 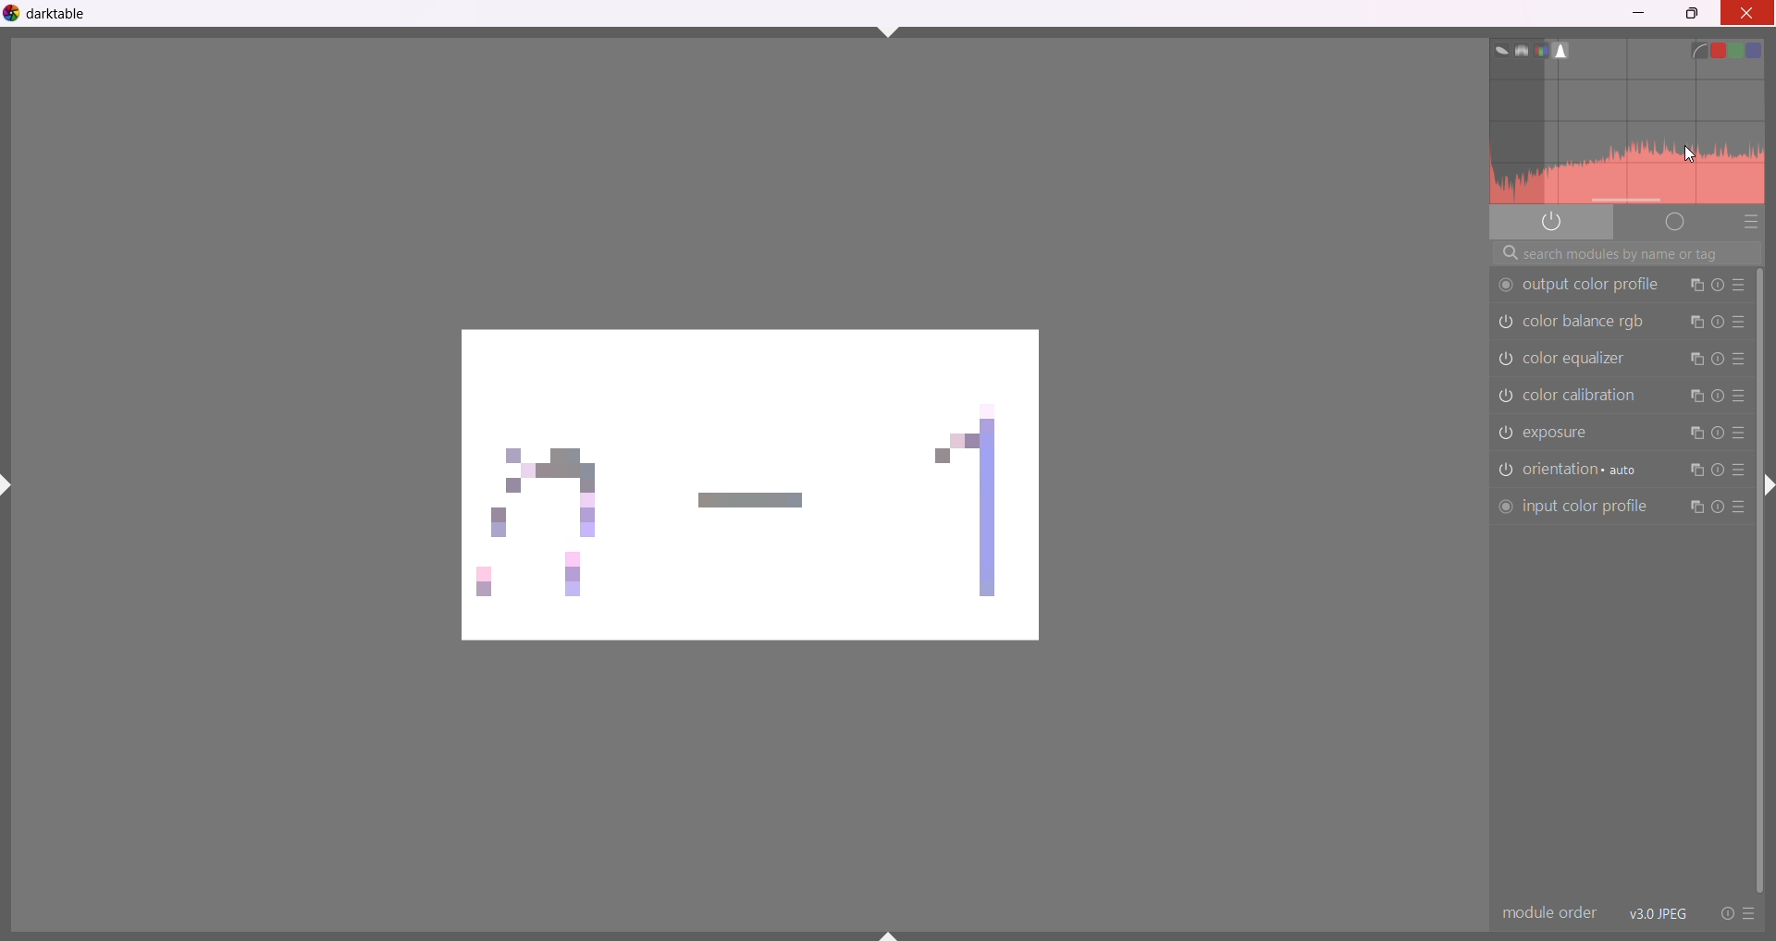 What do you see at coordinates (1722, 912) in the screenshot?
I see `reset` at bounding box center [1722, 912].